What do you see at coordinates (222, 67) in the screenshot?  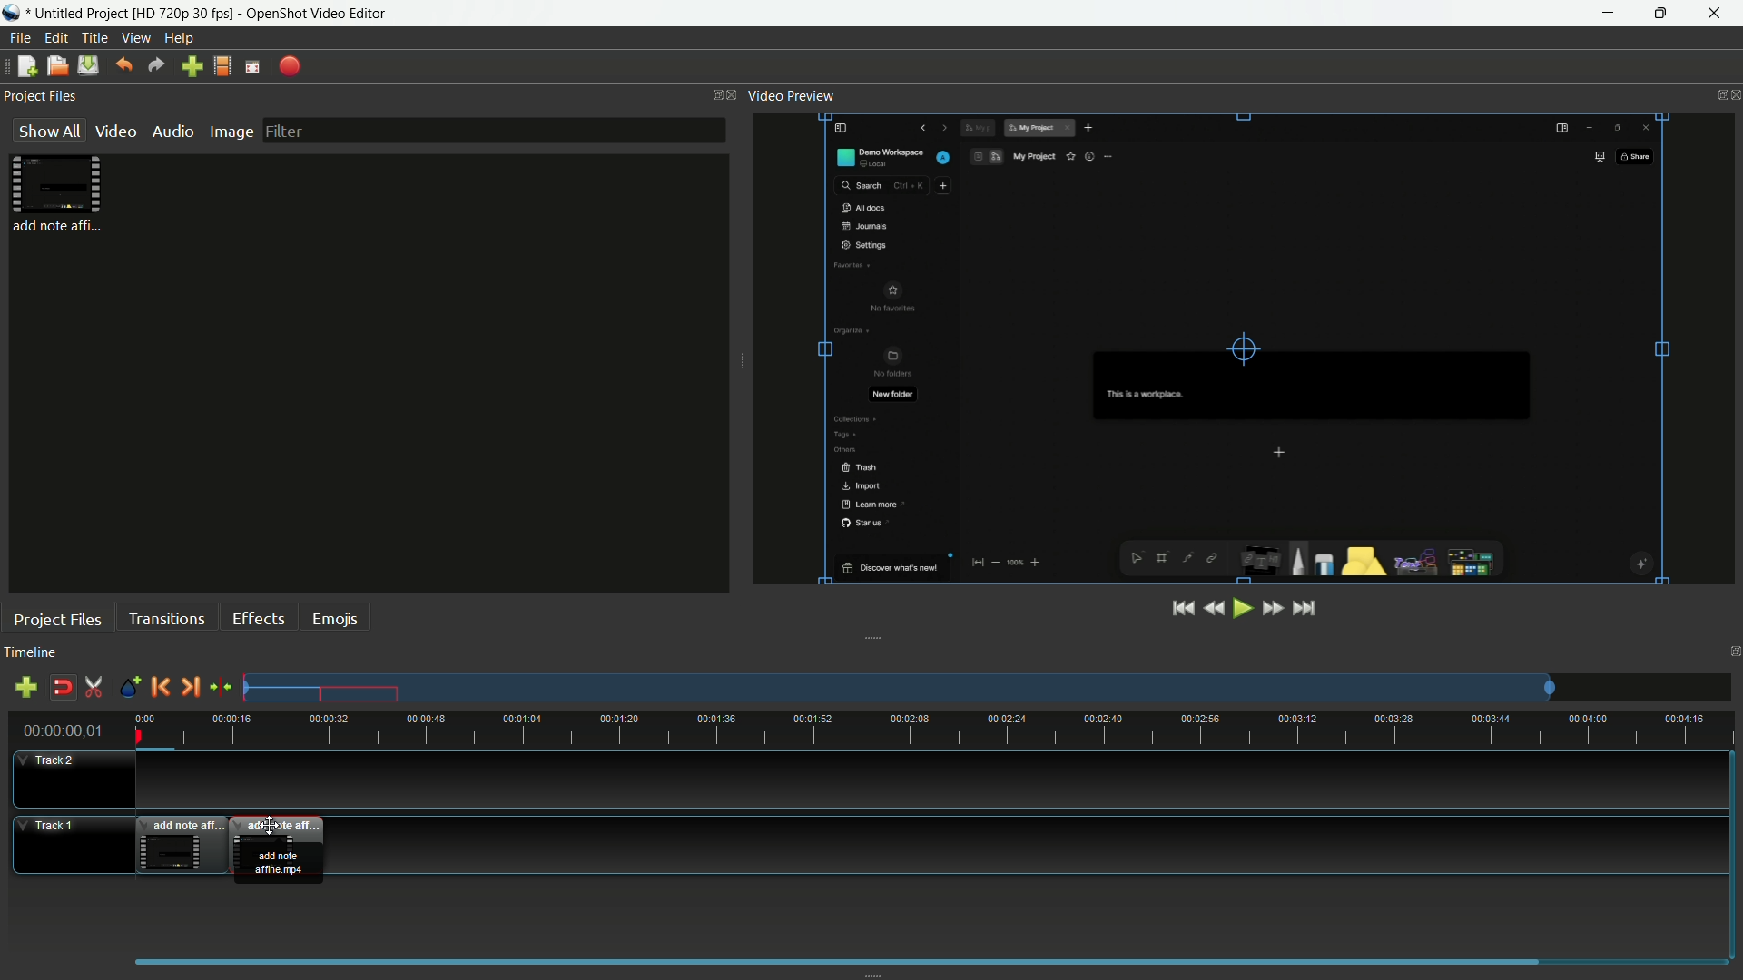 I see `profile` at bounding box center [222, 67].